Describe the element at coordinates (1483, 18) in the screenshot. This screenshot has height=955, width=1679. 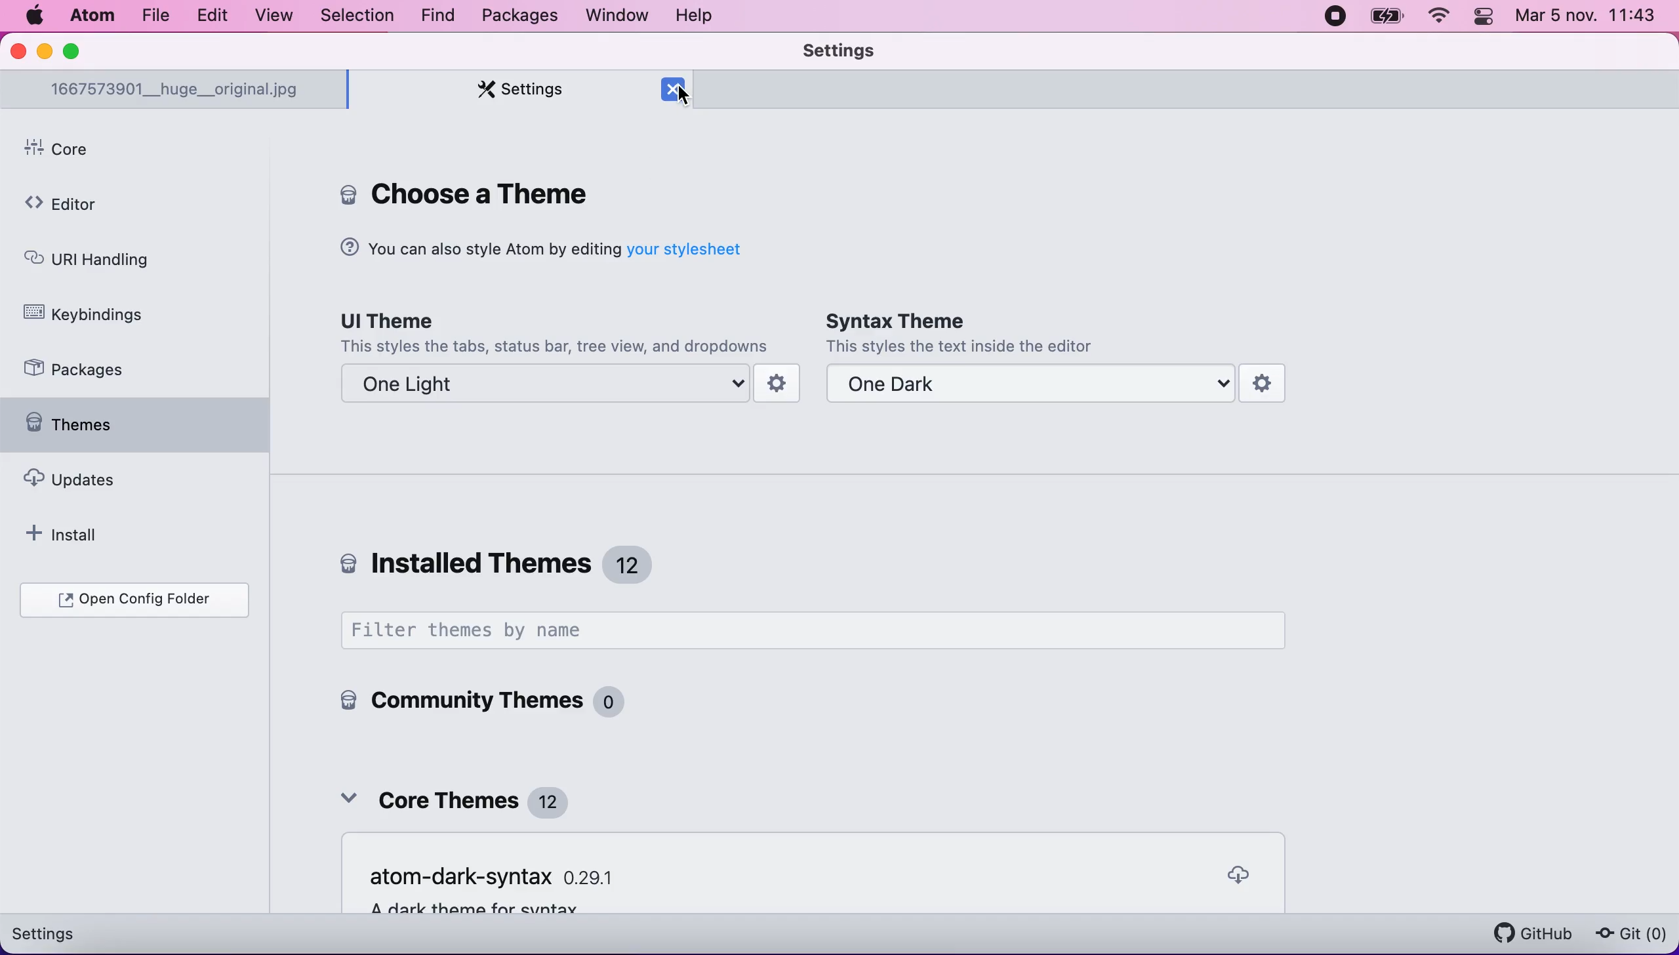
I see `panel control` at that location.